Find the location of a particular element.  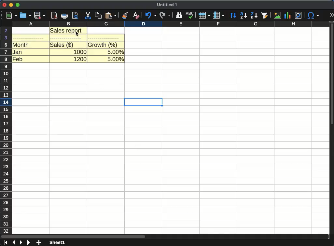

redo is located at coordinates (165, 16).